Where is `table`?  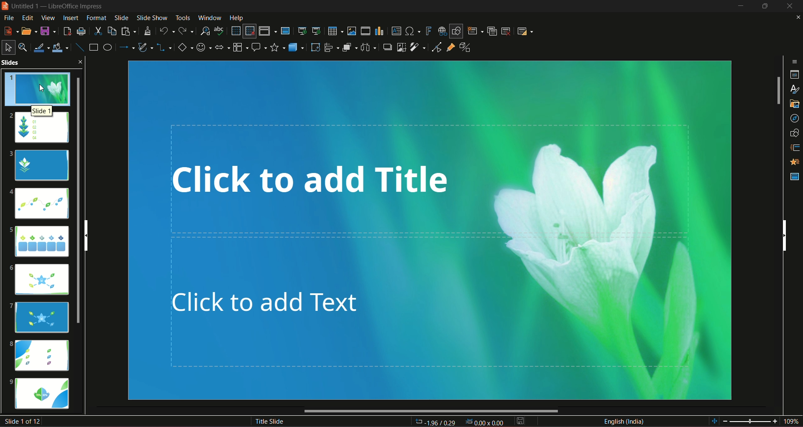
table is located at coordinates (334, 30).